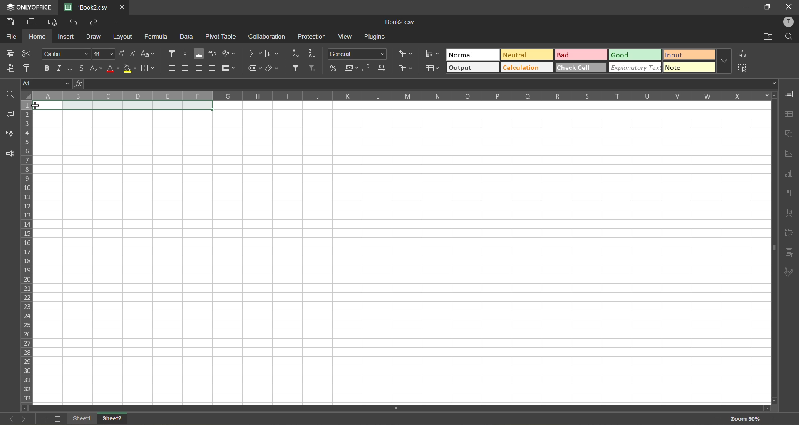 Image resolution: width=799 pixels, height=425 pixels. Describe the element at coordinates (130, 68) in the screenshot. I see `fill color` at that location.